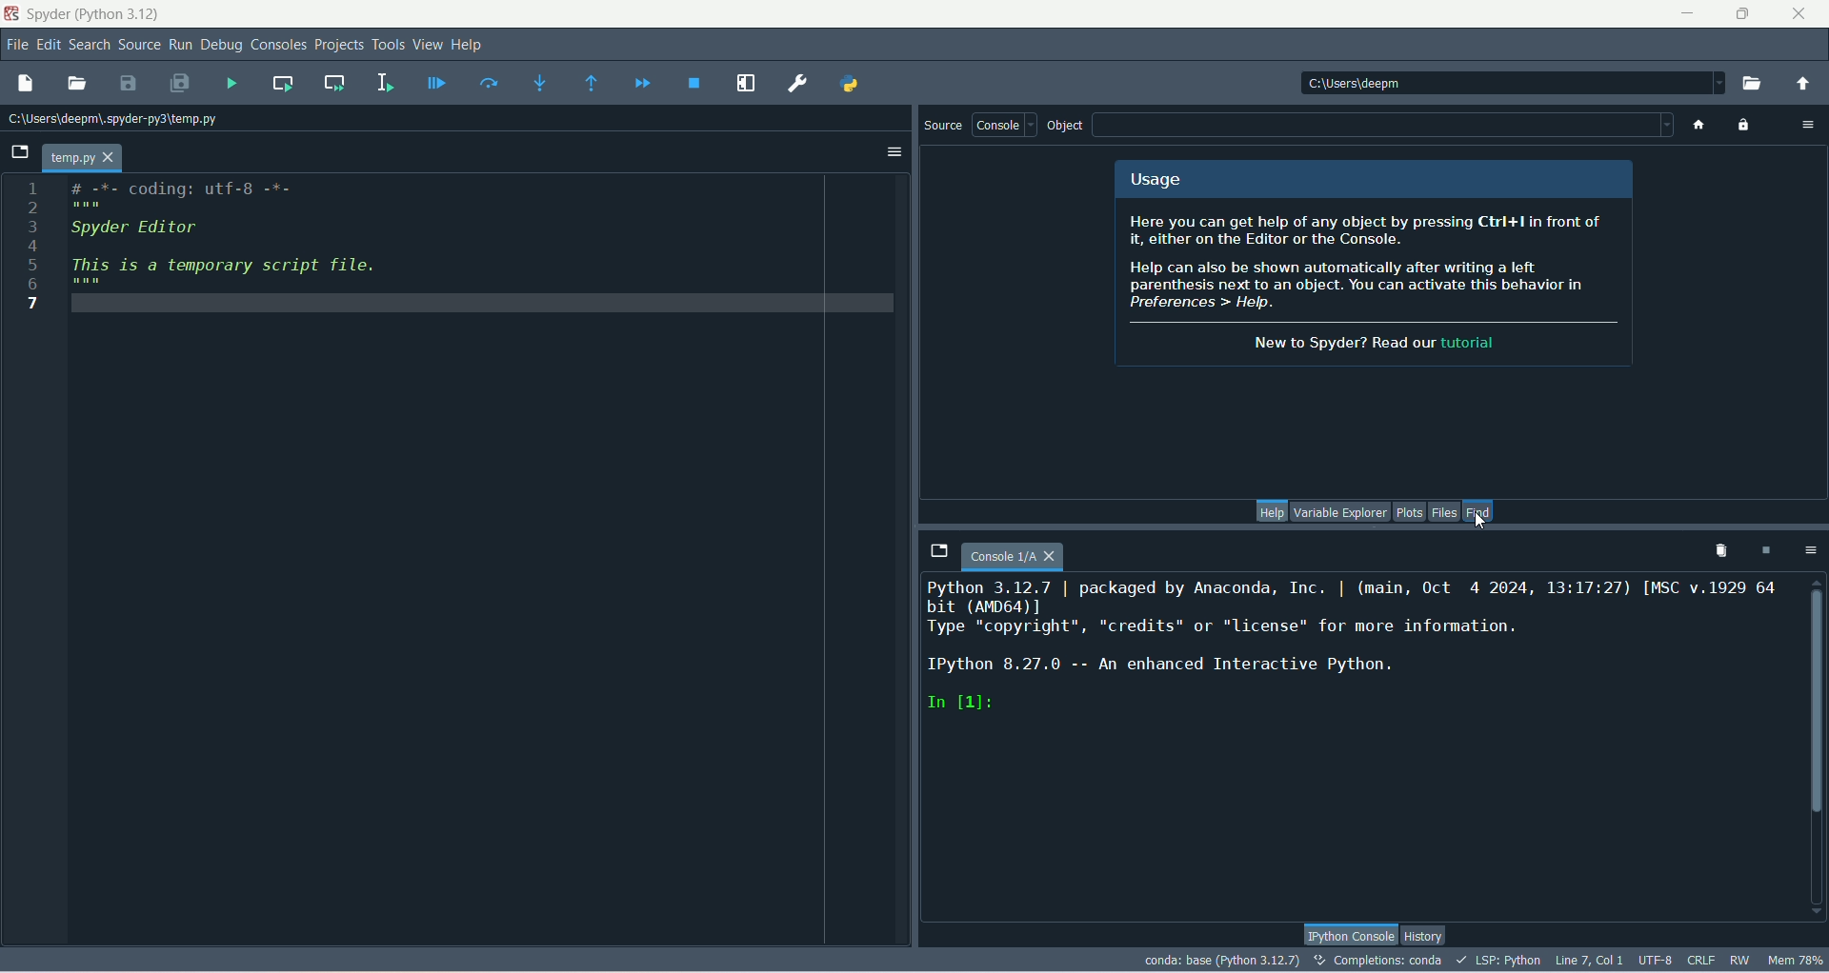 The height and width of the screenshot is (973, 1829). Describe the element at coordinates (1464, 343) in the screenshot. I see `tutorial link` at that location.